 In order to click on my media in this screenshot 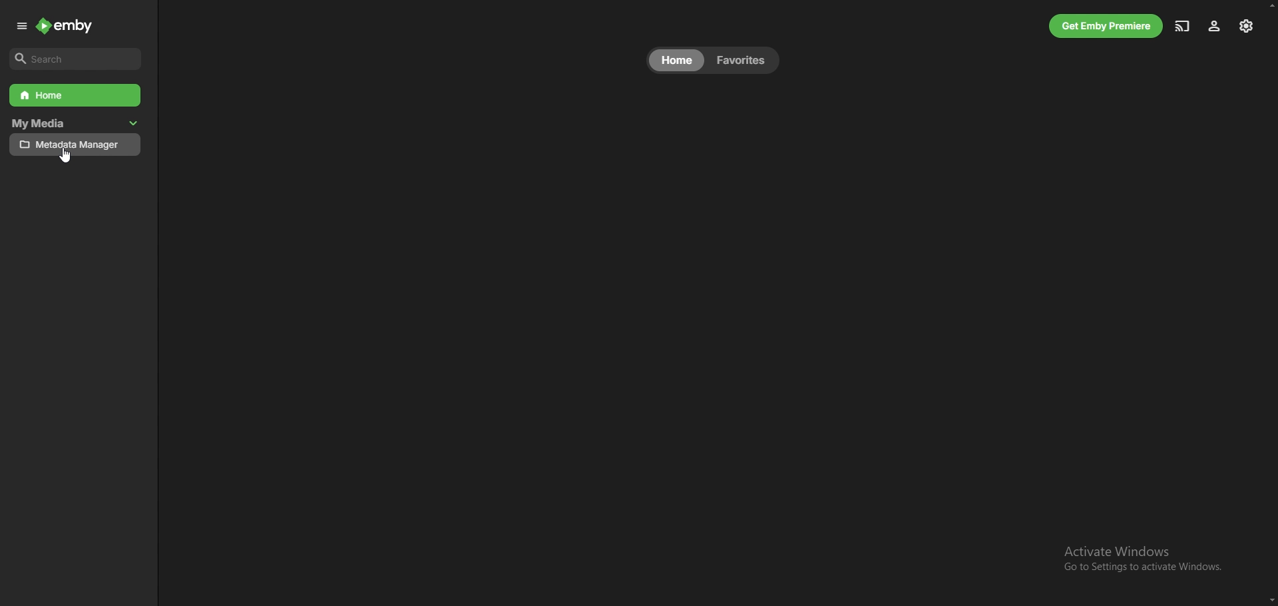, I will do `click(59, 124)`.